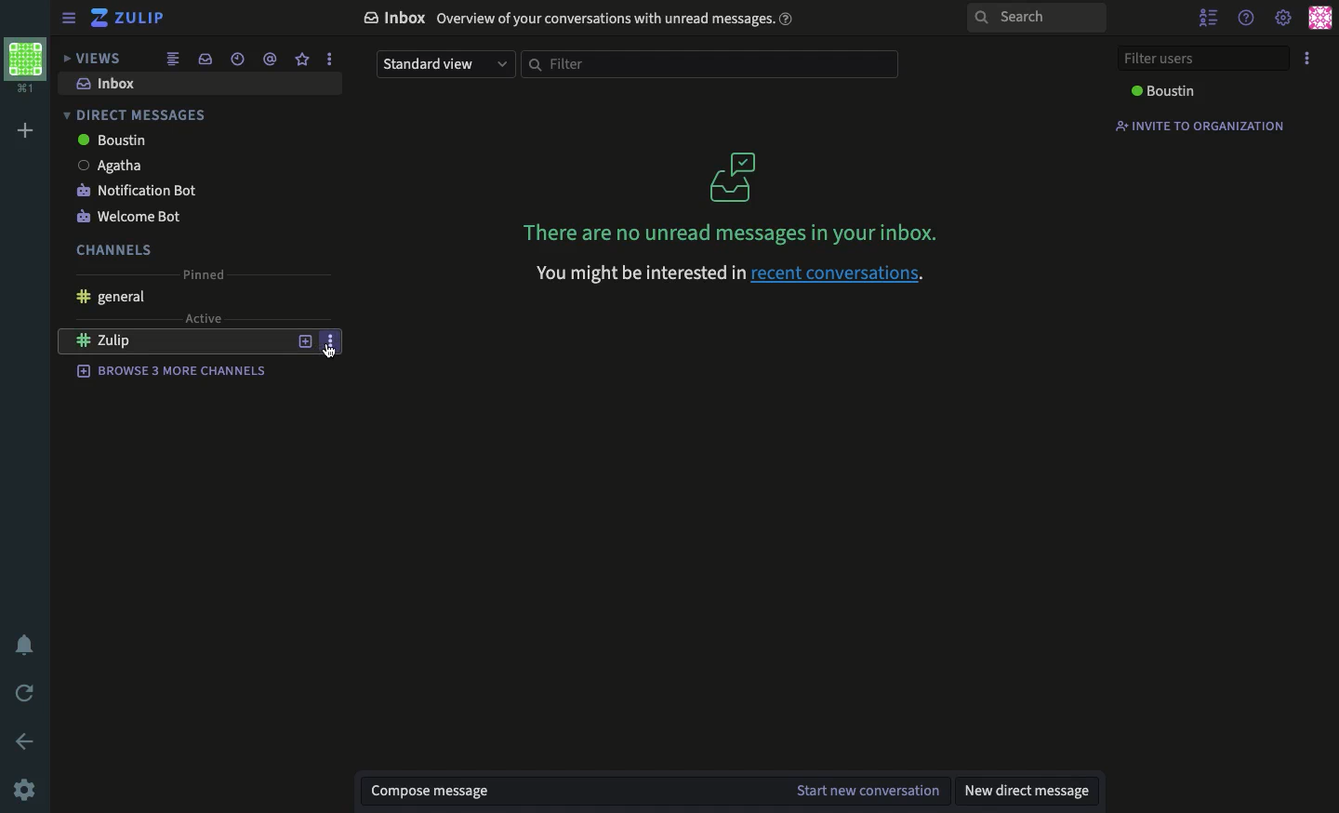  I want to click on Zulip, so click(126, 342).